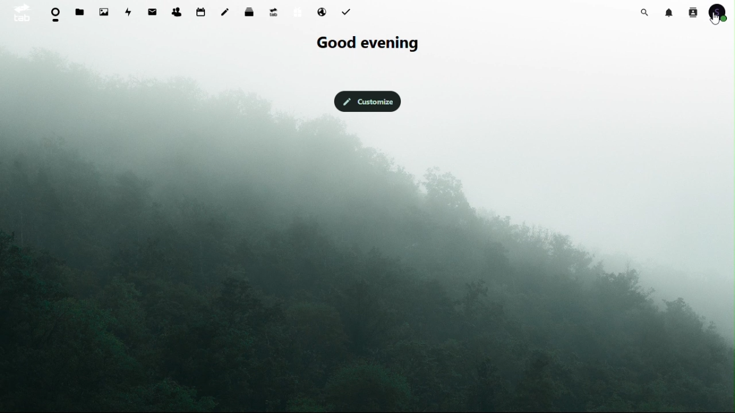 This screenshot has width=735, height=413. I want to click on Cursor, so click(717, 20).